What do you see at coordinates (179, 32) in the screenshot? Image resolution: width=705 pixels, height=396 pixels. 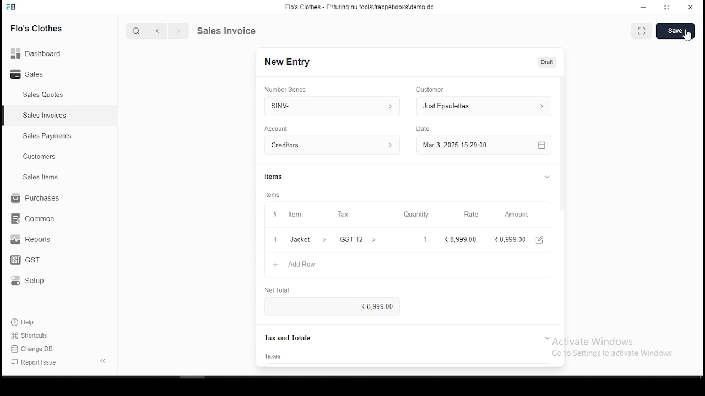 I see `next` at bounding box center [179, 32].